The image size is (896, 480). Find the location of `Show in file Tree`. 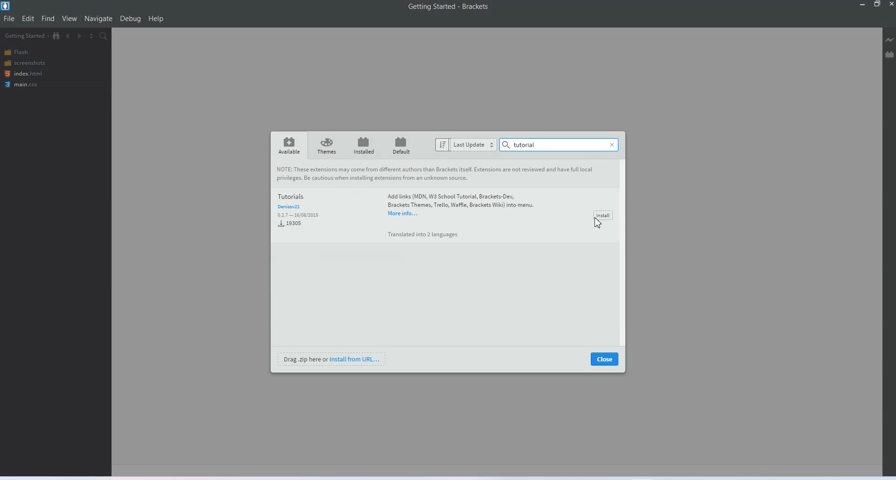

Show in file Tree is located at coordinates (57, 36).